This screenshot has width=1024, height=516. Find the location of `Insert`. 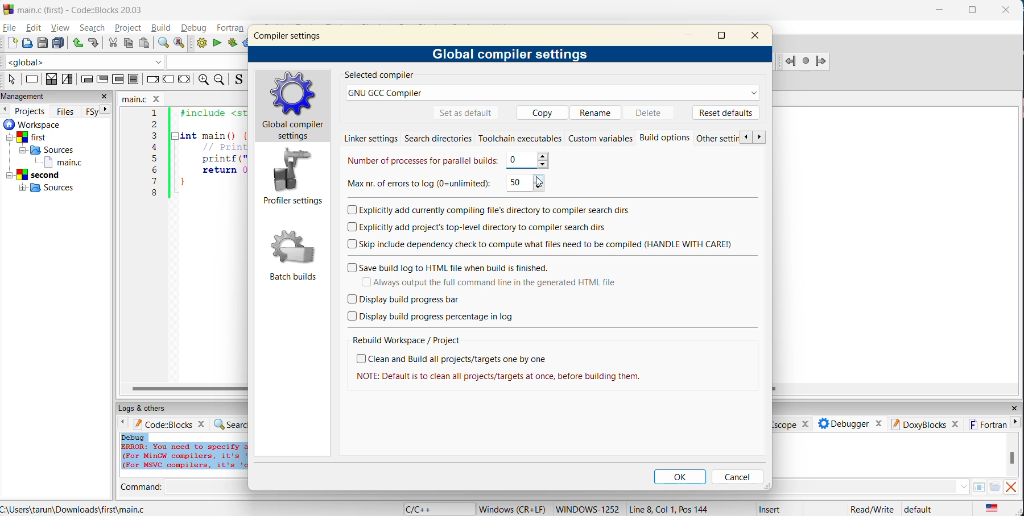

Insert is located at coordinates (771, 508).